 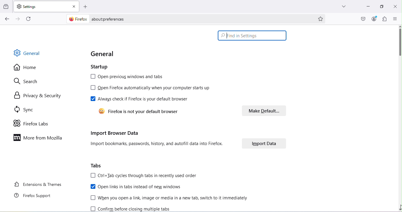 What do you see at coordinates (170, 198) in the screenshot?
I see `When you open a link, image or media in a new tab, switch to it immediately` at bounding box center [170, 198].